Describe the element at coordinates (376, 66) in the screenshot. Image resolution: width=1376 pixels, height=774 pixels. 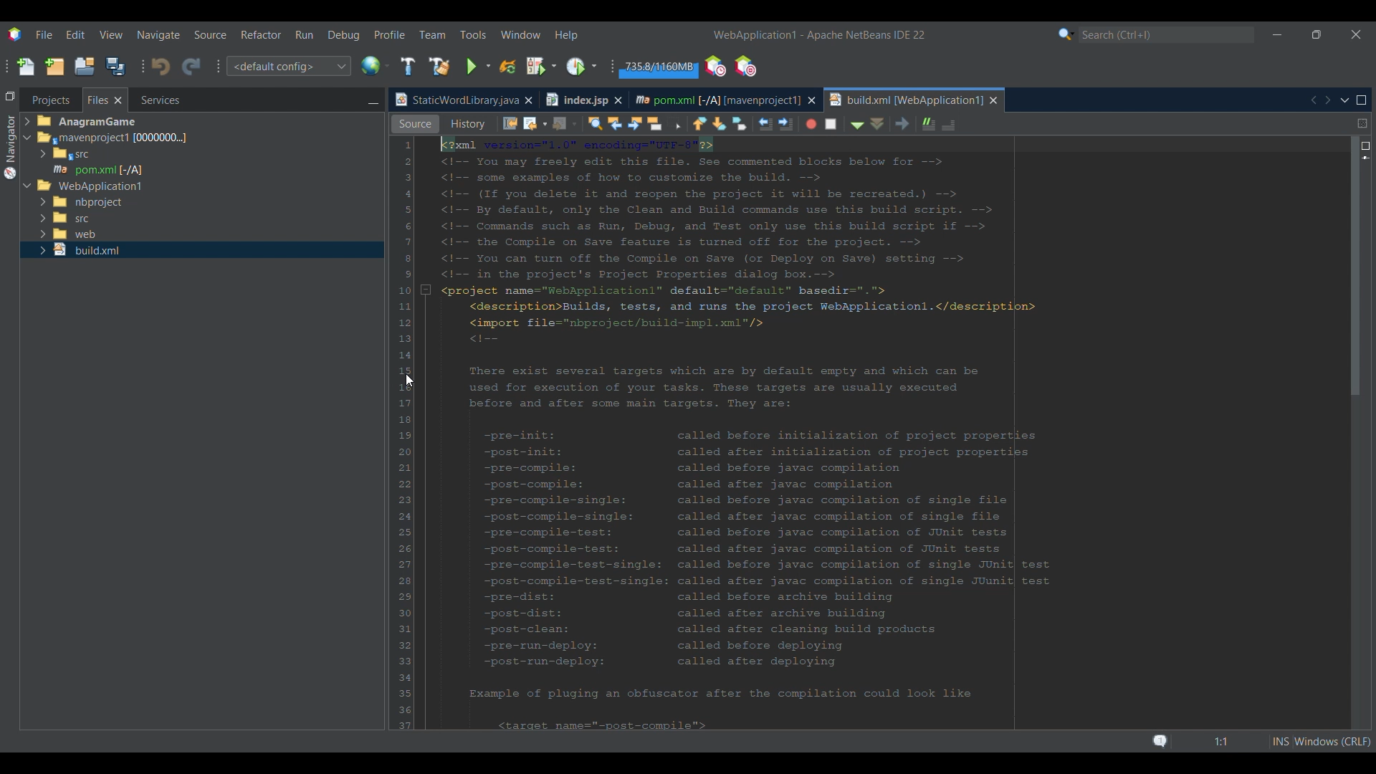
I see `IDE's default browser` at that location.